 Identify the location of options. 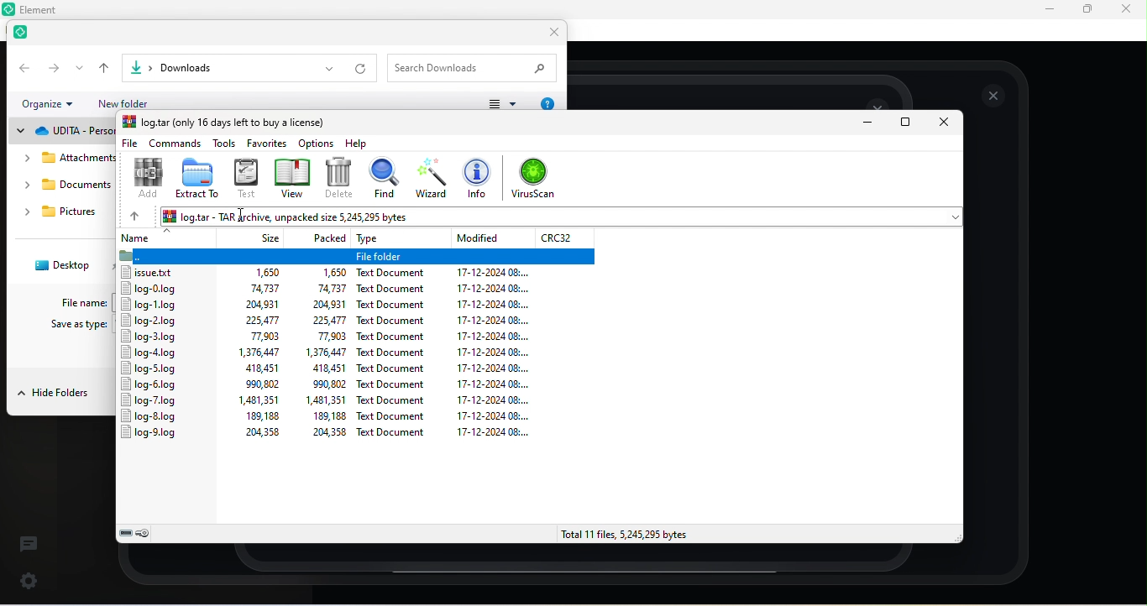
(316, 144).